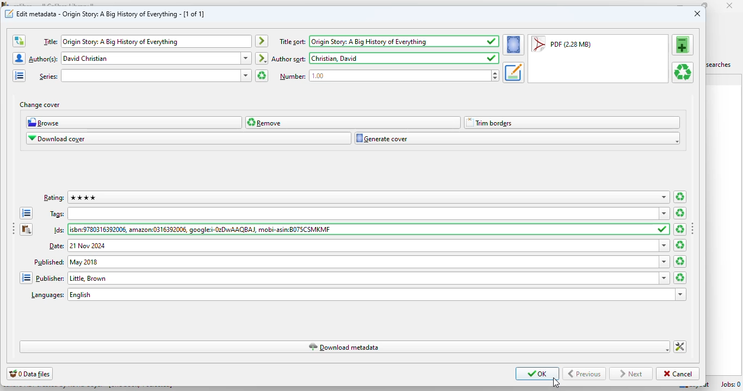  What do you see at coordinates (26, 213) in the screenshot?
I see `open the tag editor` at bounding box center [26, 213].